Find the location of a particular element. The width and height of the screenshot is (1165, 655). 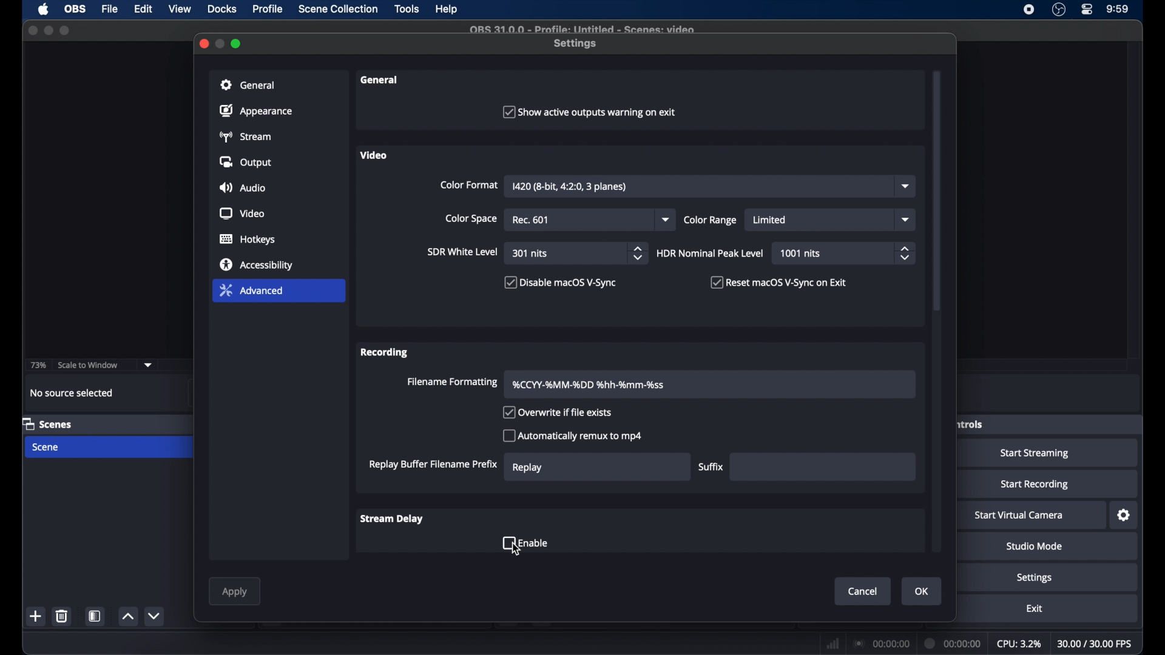

file is located at coordinates (110, 8).